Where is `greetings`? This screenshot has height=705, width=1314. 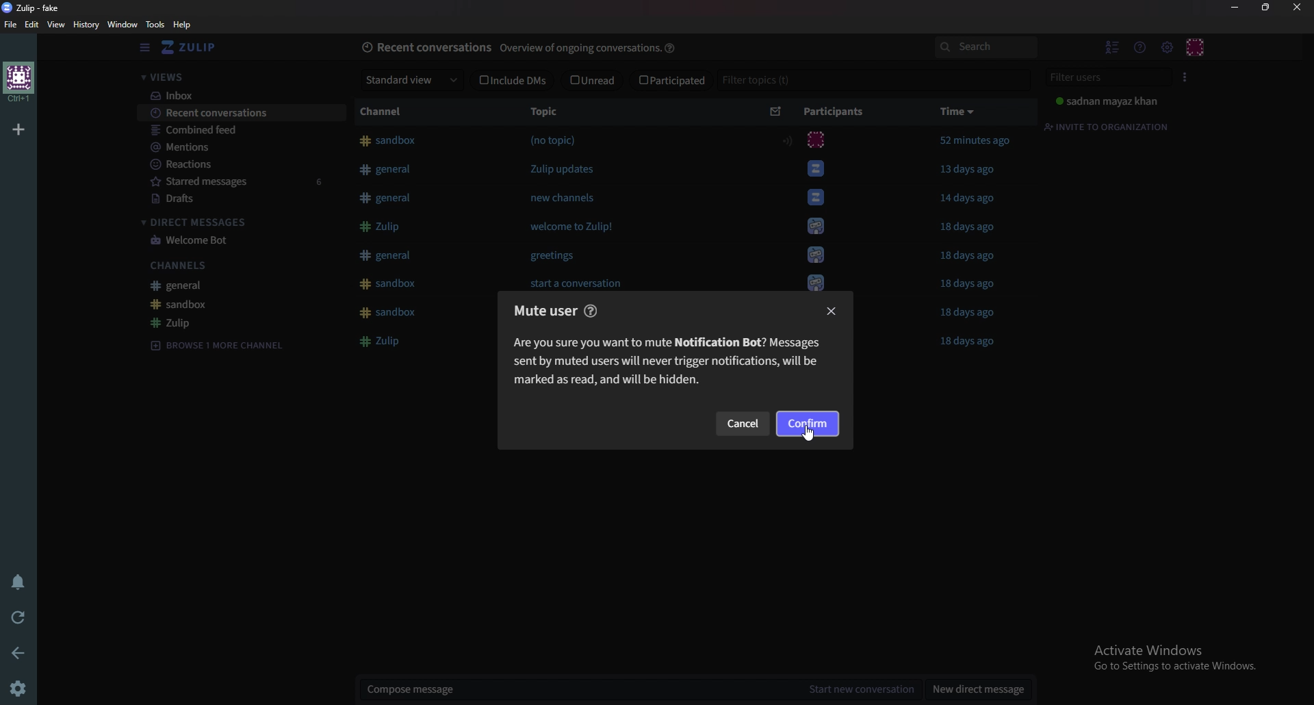
greetings is located at coordinates (553, 259).